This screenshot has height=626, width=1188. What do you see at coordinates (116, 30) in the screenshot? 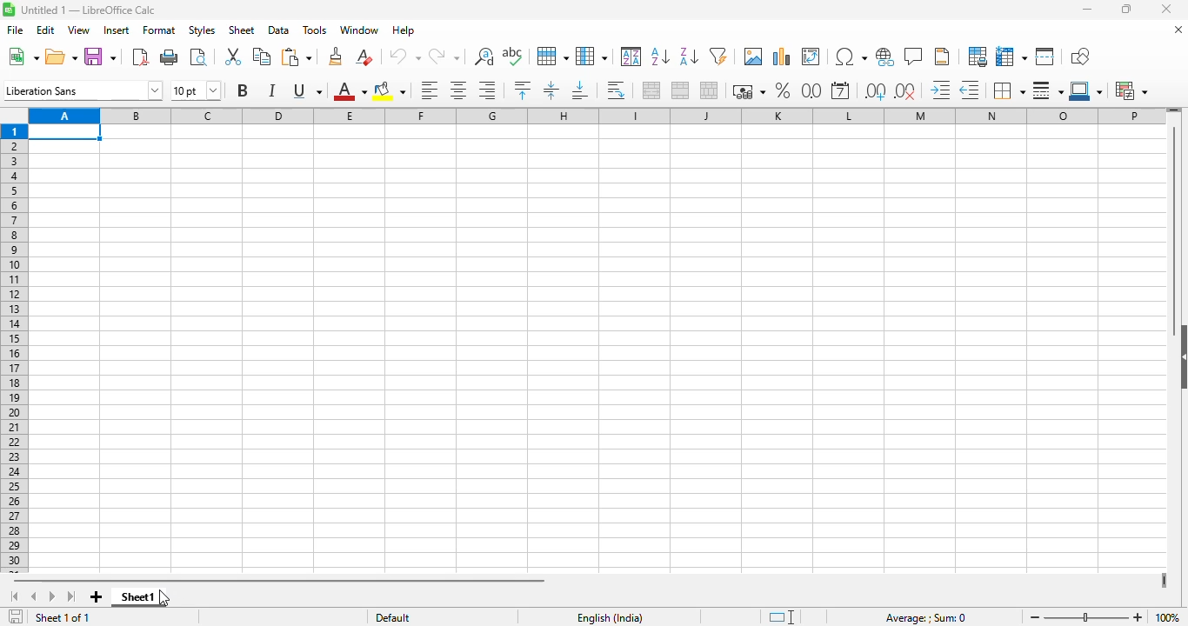
I see `insert` at bounding box center [116, 30].